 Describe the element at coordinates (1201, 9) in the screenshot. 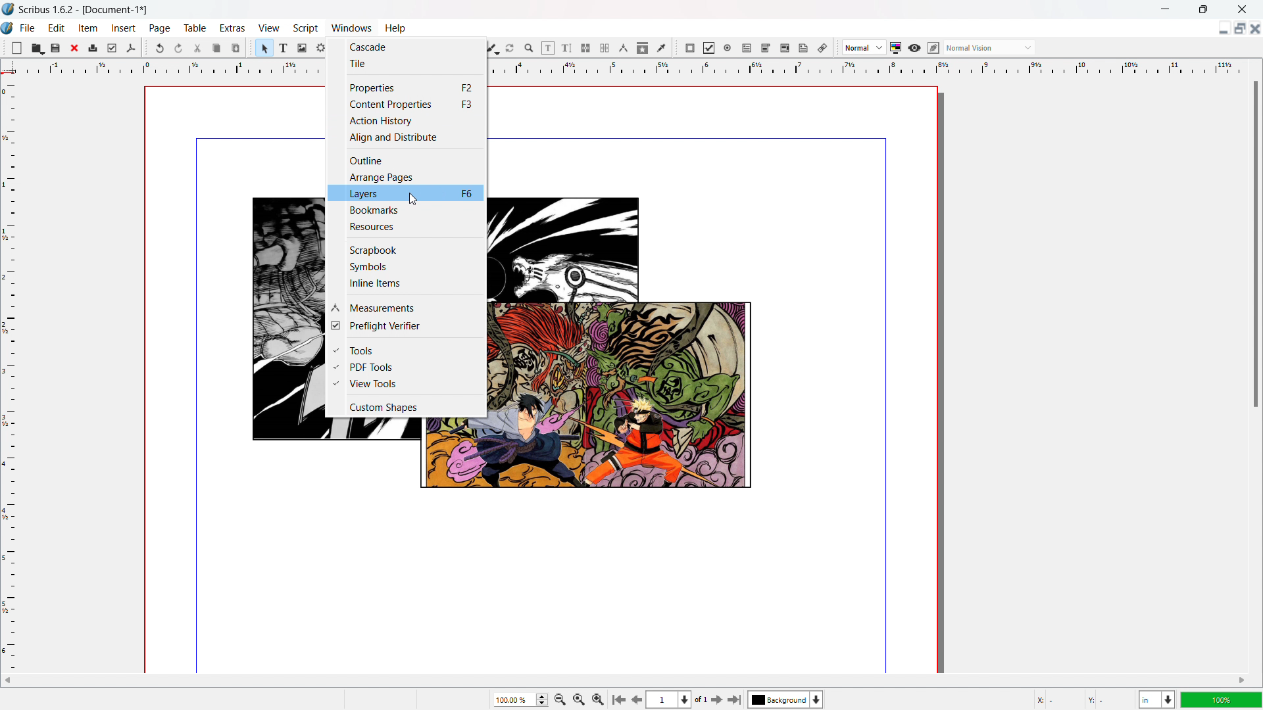

I see `maximize window` at that location.